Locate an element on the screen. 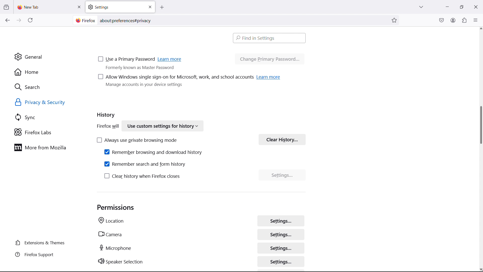  general is located at coordinates (47, 57).